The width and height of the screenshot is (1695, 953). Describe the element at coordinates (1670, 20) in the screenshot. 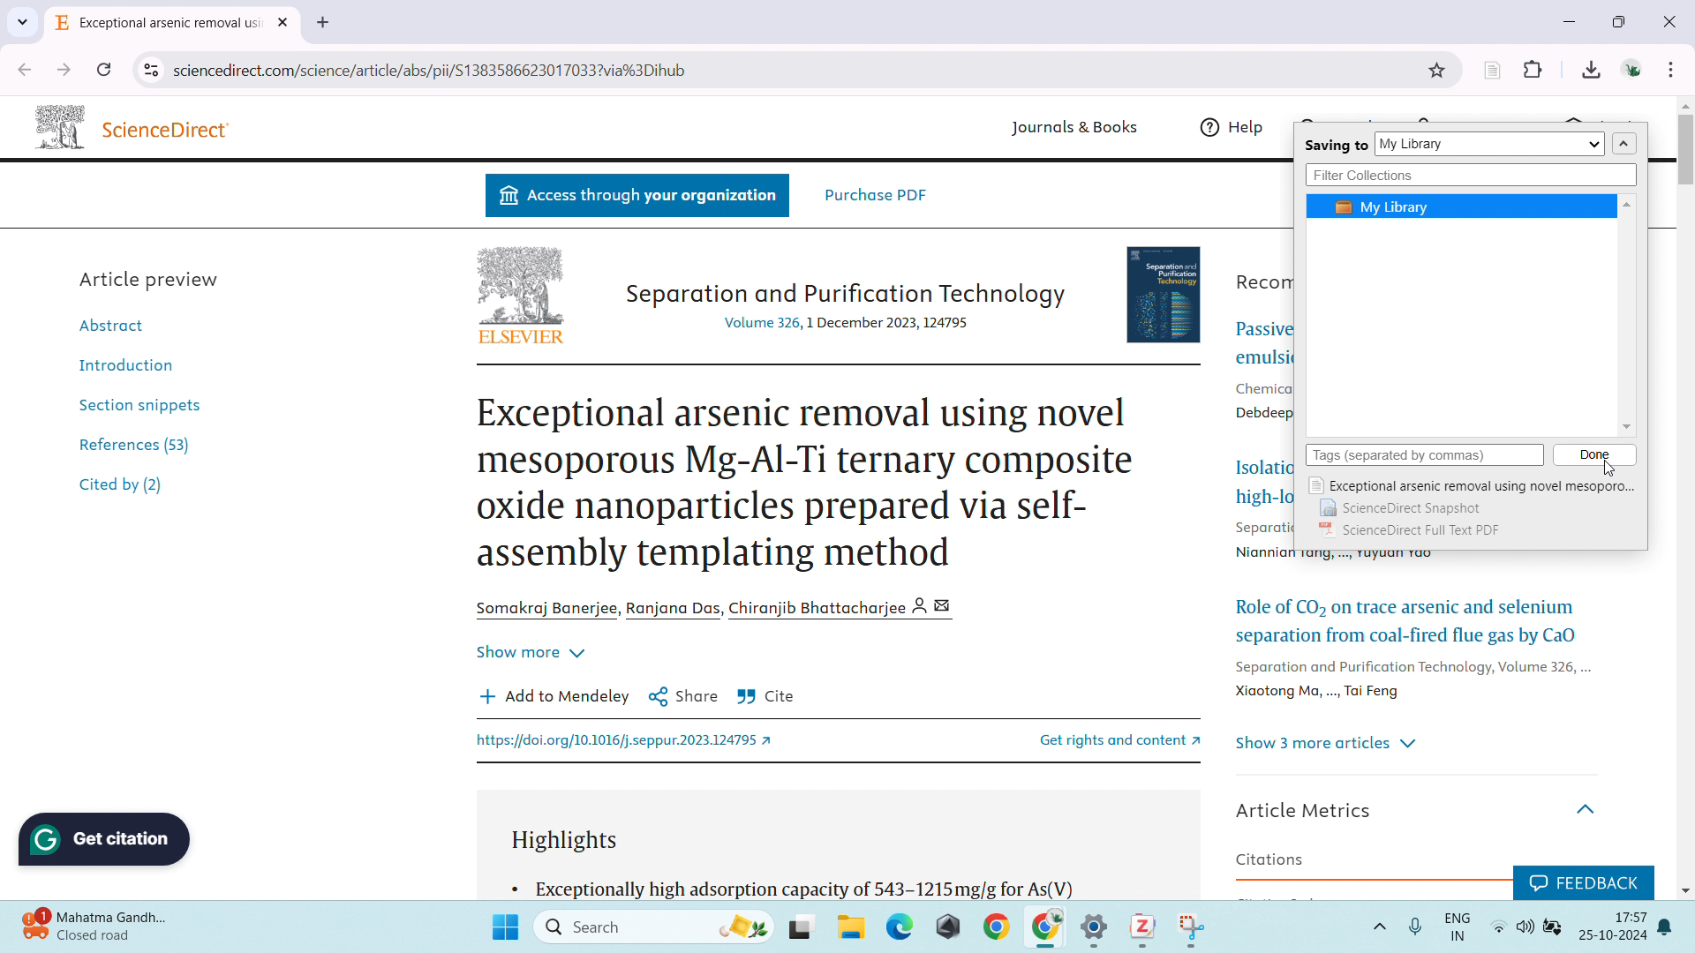

I see `close` at that location.